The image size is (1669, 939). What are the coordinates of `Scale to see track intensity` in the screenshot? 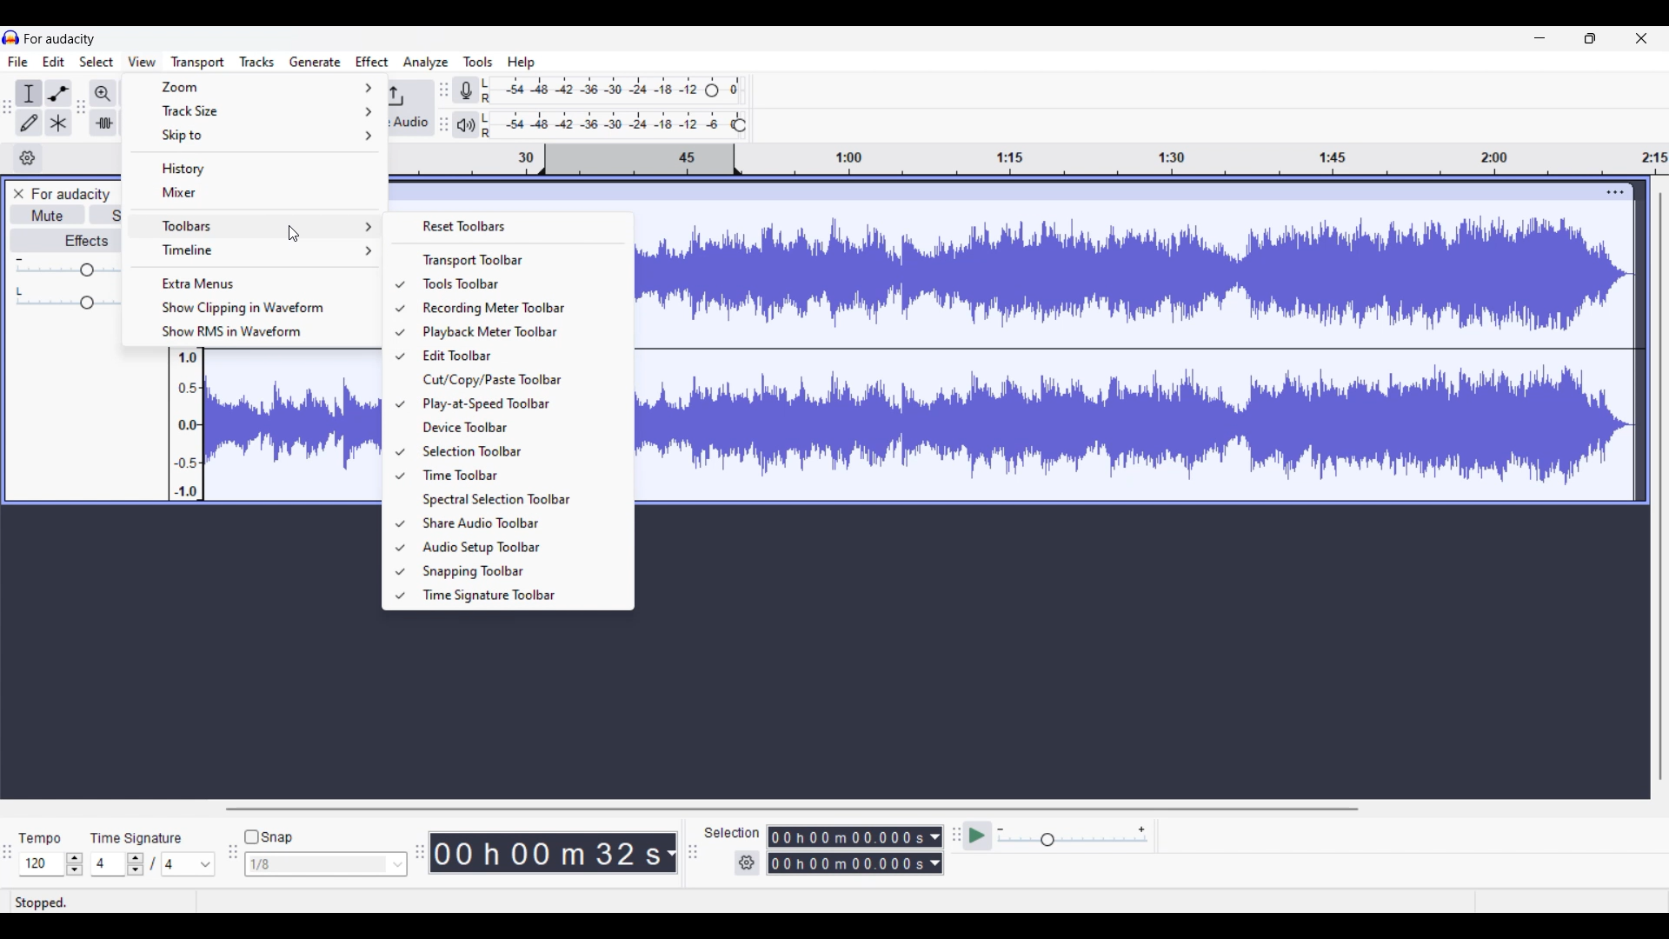 It's located at (187, 424).